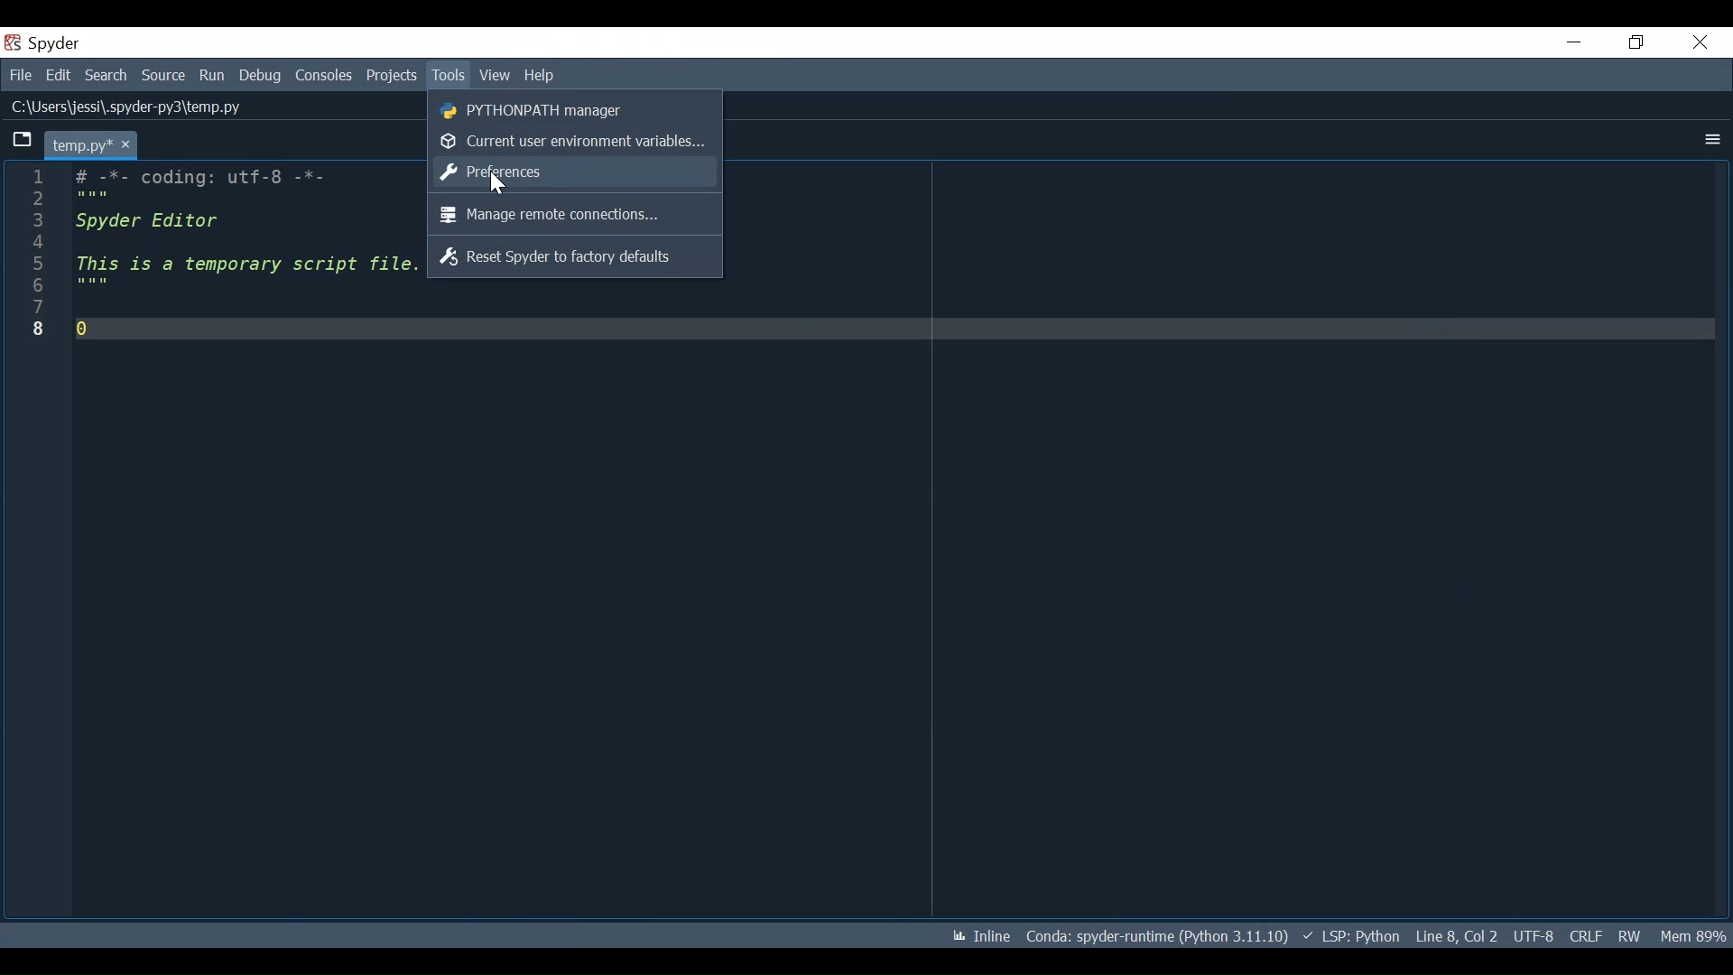 The image size is (1733, 975). Describe the element at coordinates (1588, 935) in the screenshot. I see `File EQL Status` at that location.